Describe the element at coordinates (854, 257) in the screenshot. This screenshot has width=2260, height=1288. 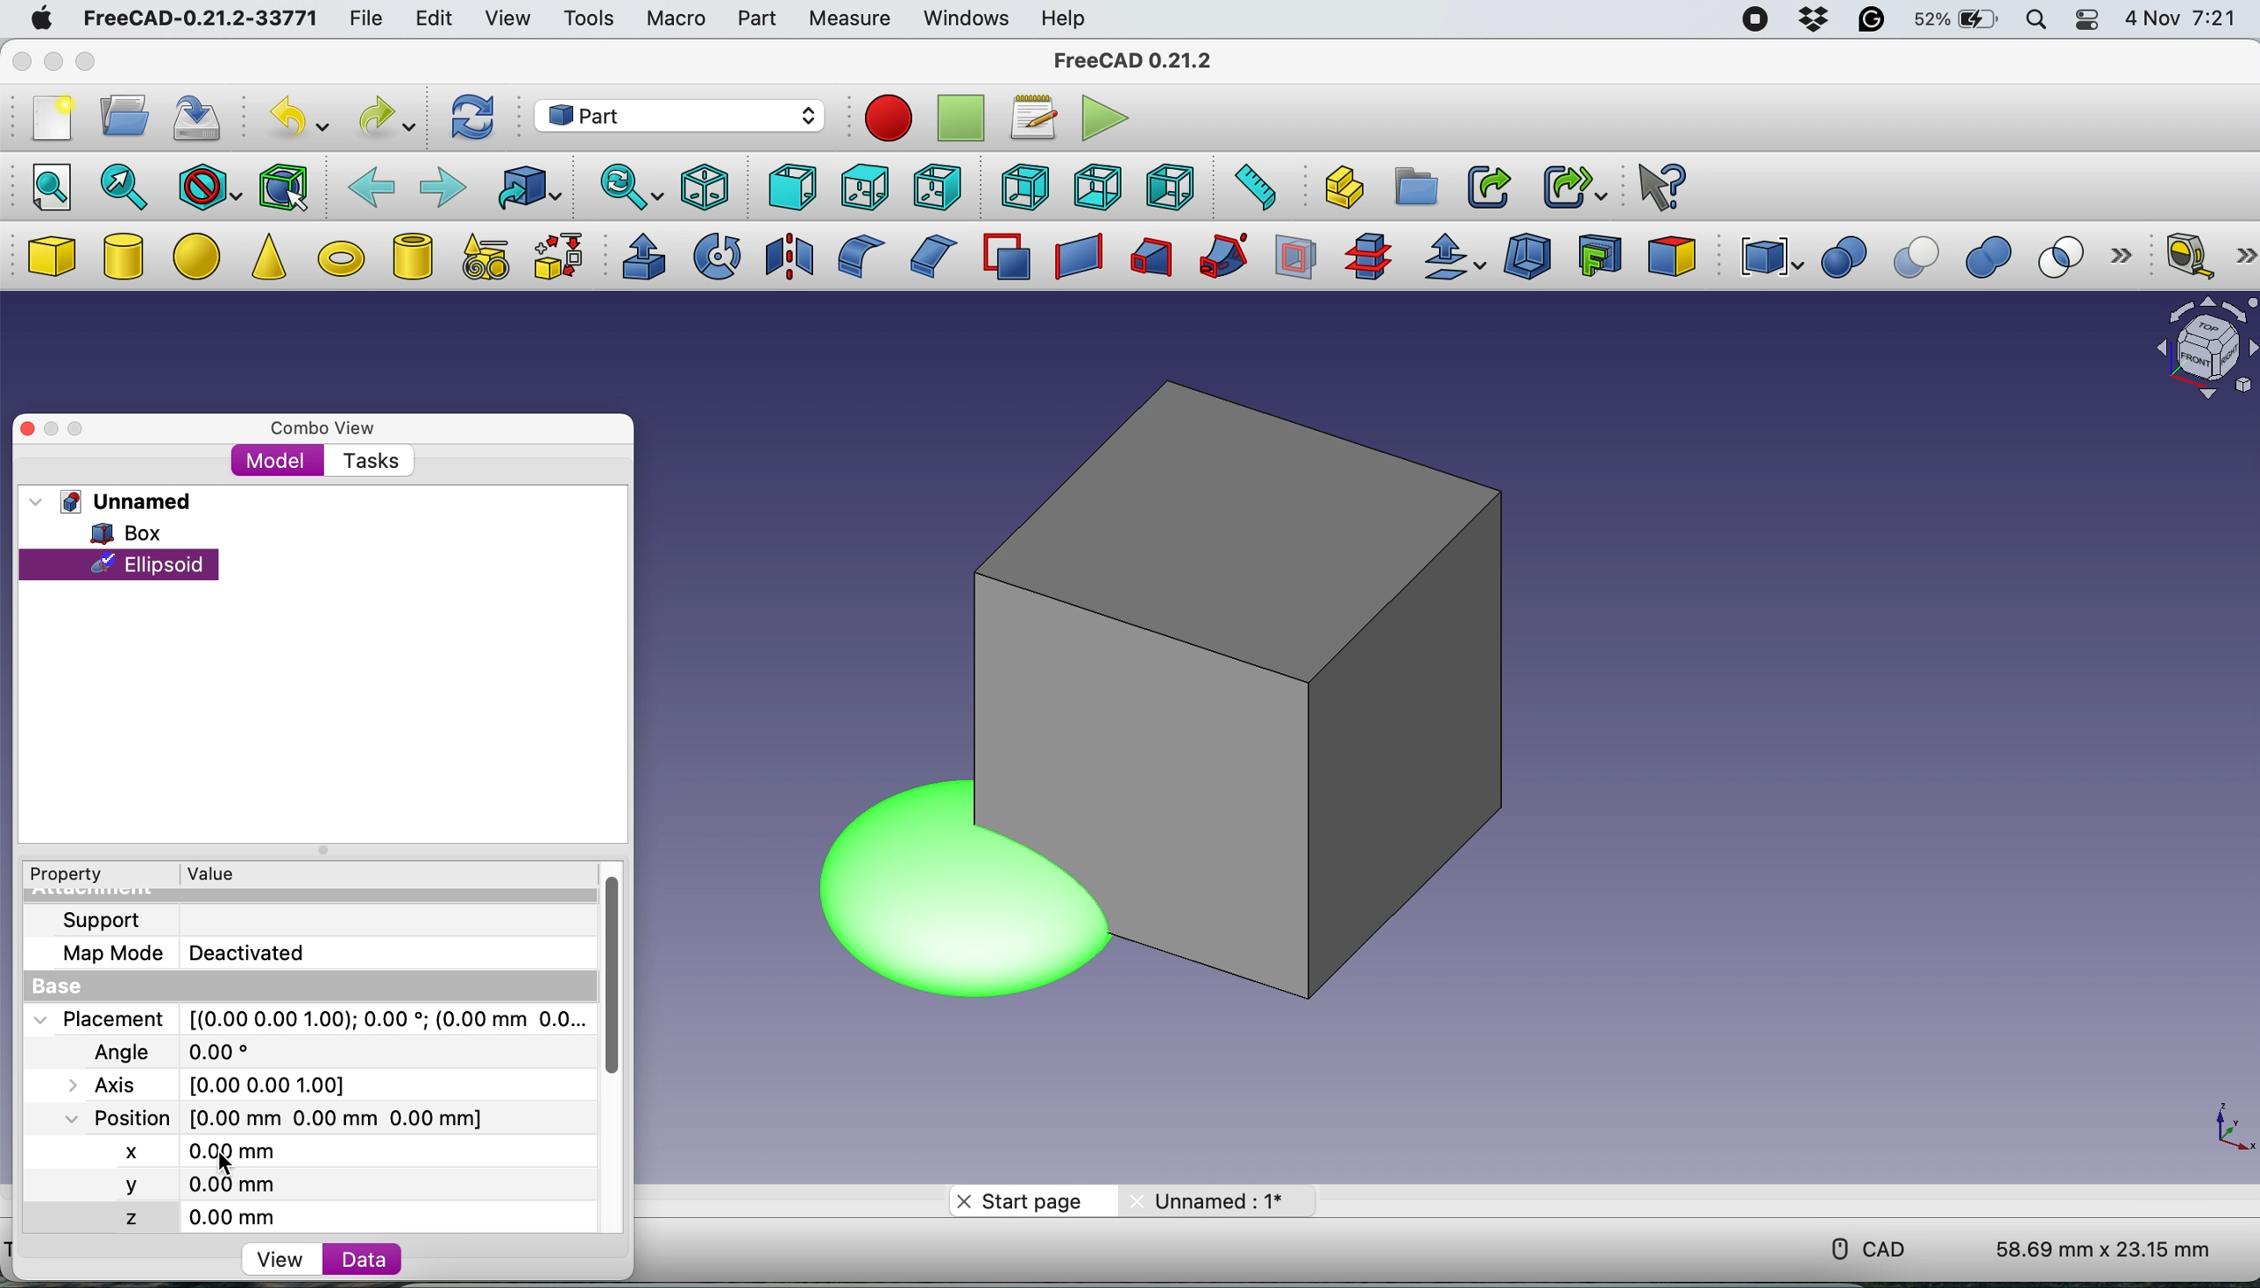
I see `fillet` at that location.